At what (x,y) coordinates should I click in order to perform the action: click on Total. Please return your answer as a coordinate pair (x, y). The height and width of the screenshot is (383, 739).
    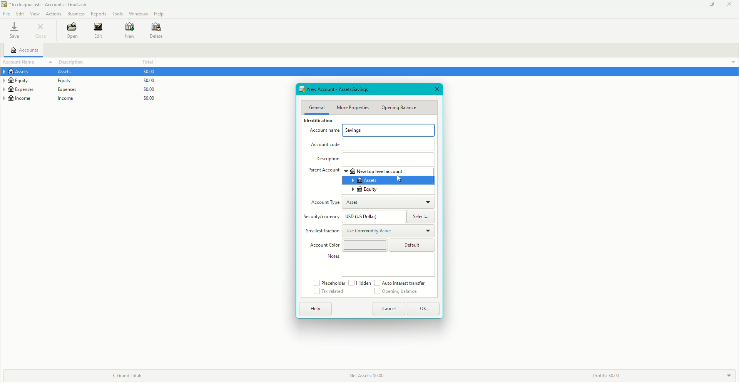
    Looking at the image, I should click on (147, 62).